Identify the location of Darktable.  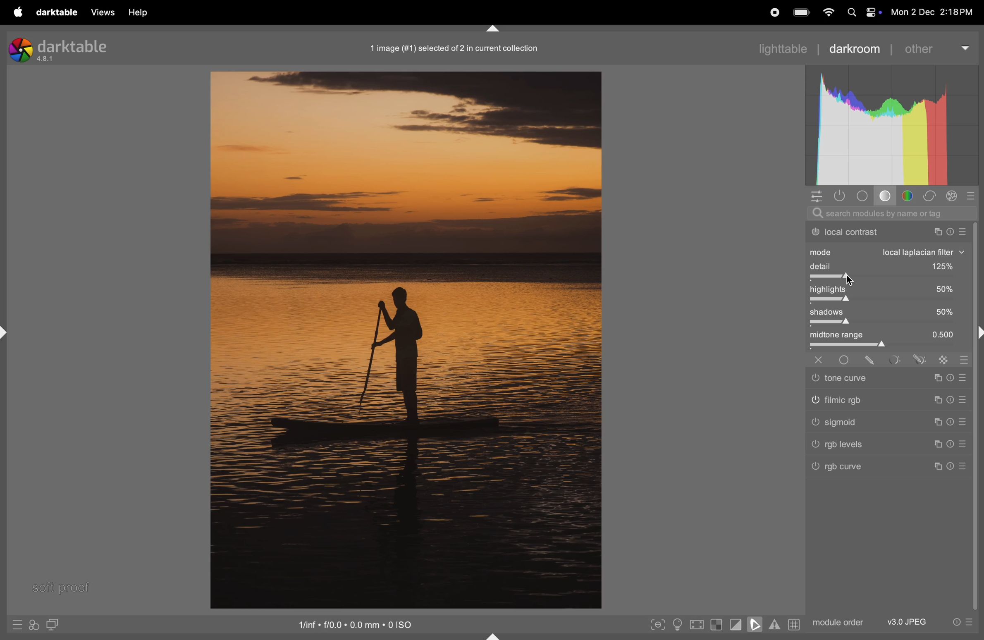
(62, 49).